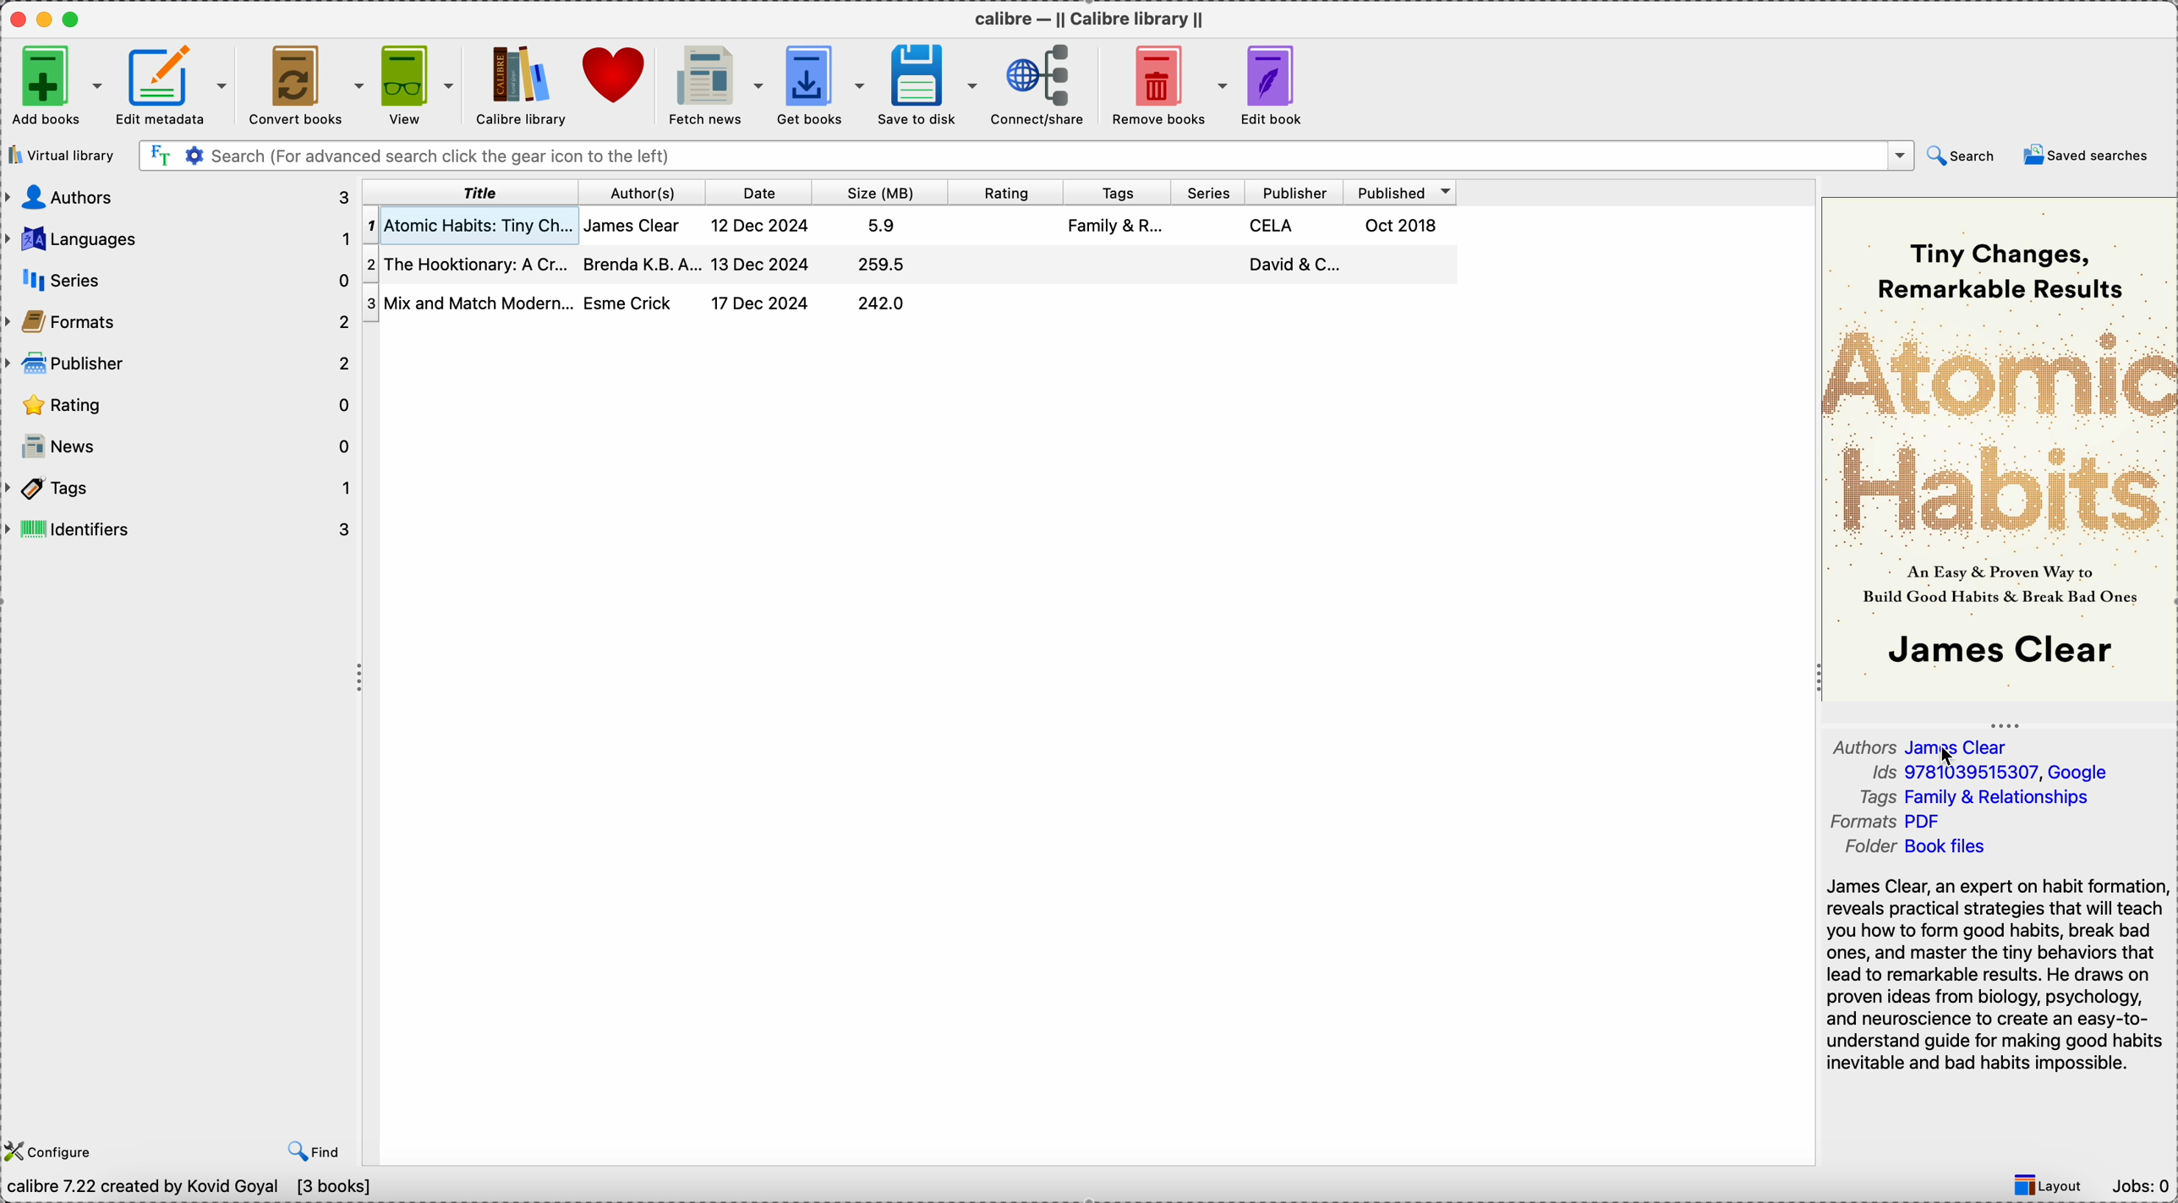 The height and width of the screenshot is (1203, 2178). I want to click on calibre 7.22 created by Kovid Goyal [3 books], so click(194, 1190).